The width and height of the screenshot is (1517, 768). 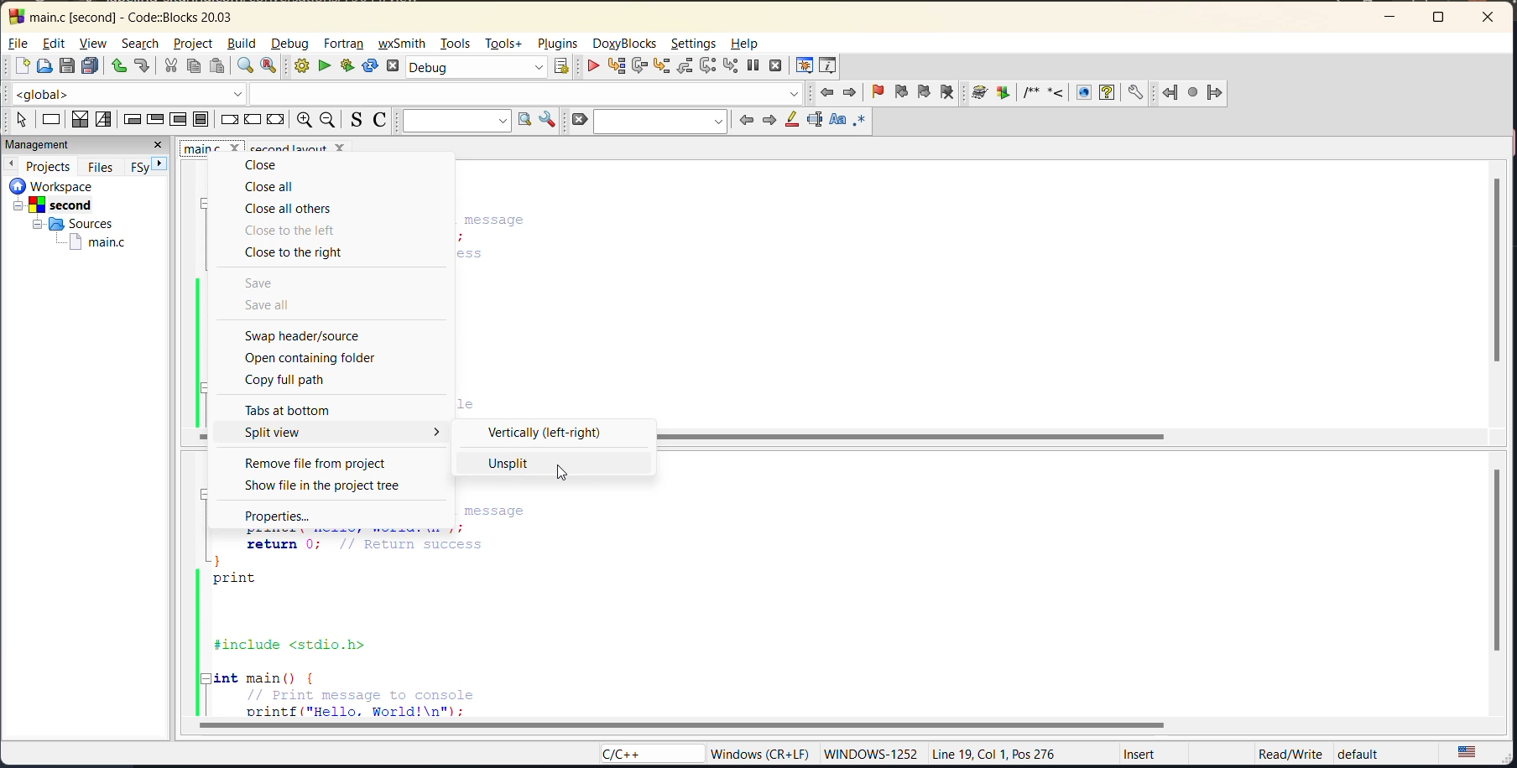 What do you see at coordinates (997, 754) in the screenshot?
I see `Line 19, Col 1, Pos 276` at bounding box center [997, 754].